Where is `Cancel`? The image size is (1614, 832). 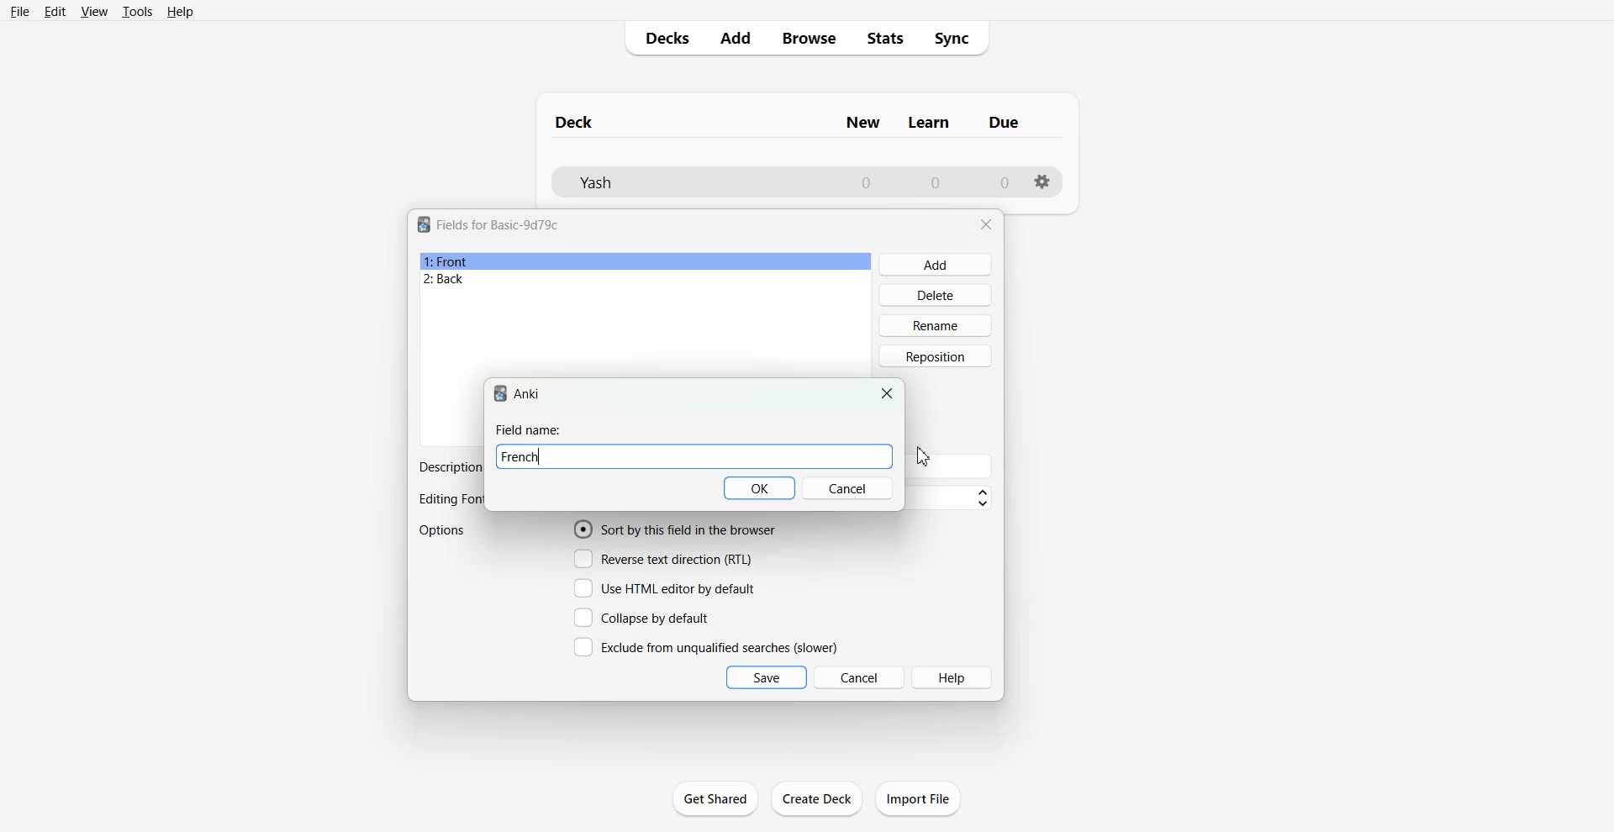
Cancel is located at coordinates (860, 677).